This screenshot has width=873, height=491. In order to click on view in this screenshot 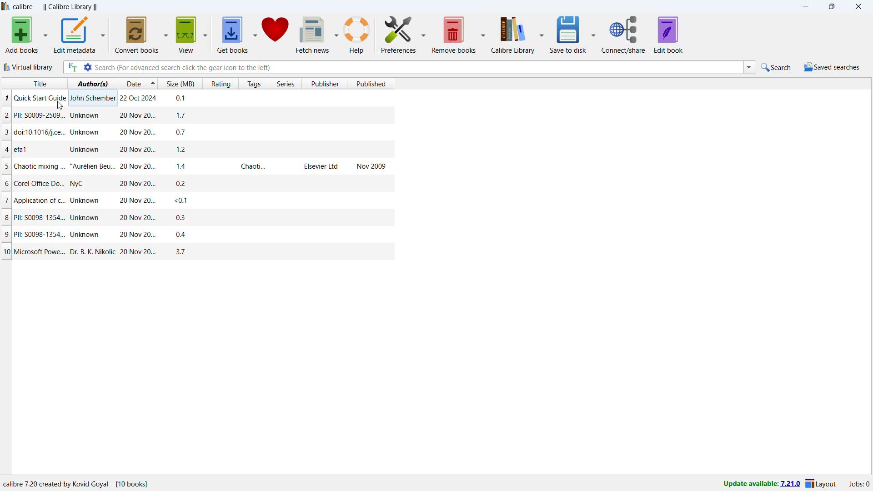, I will do `click(186, 34)`.